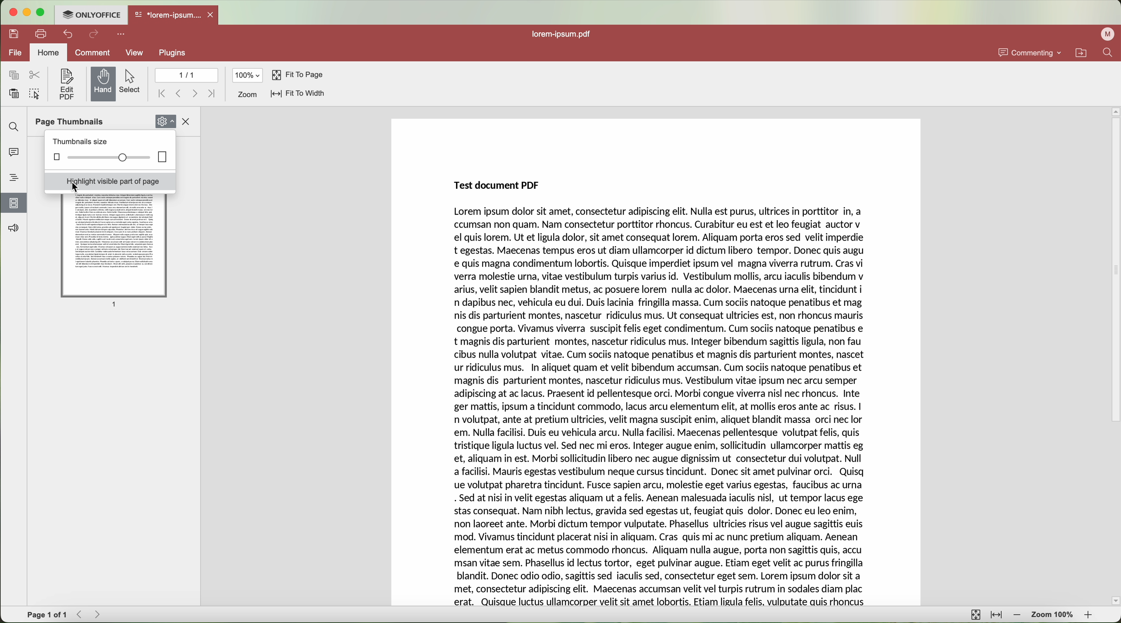  Describe the element at coordinates (1017, 616) in the screenshot. I see `zoom out` at that location.